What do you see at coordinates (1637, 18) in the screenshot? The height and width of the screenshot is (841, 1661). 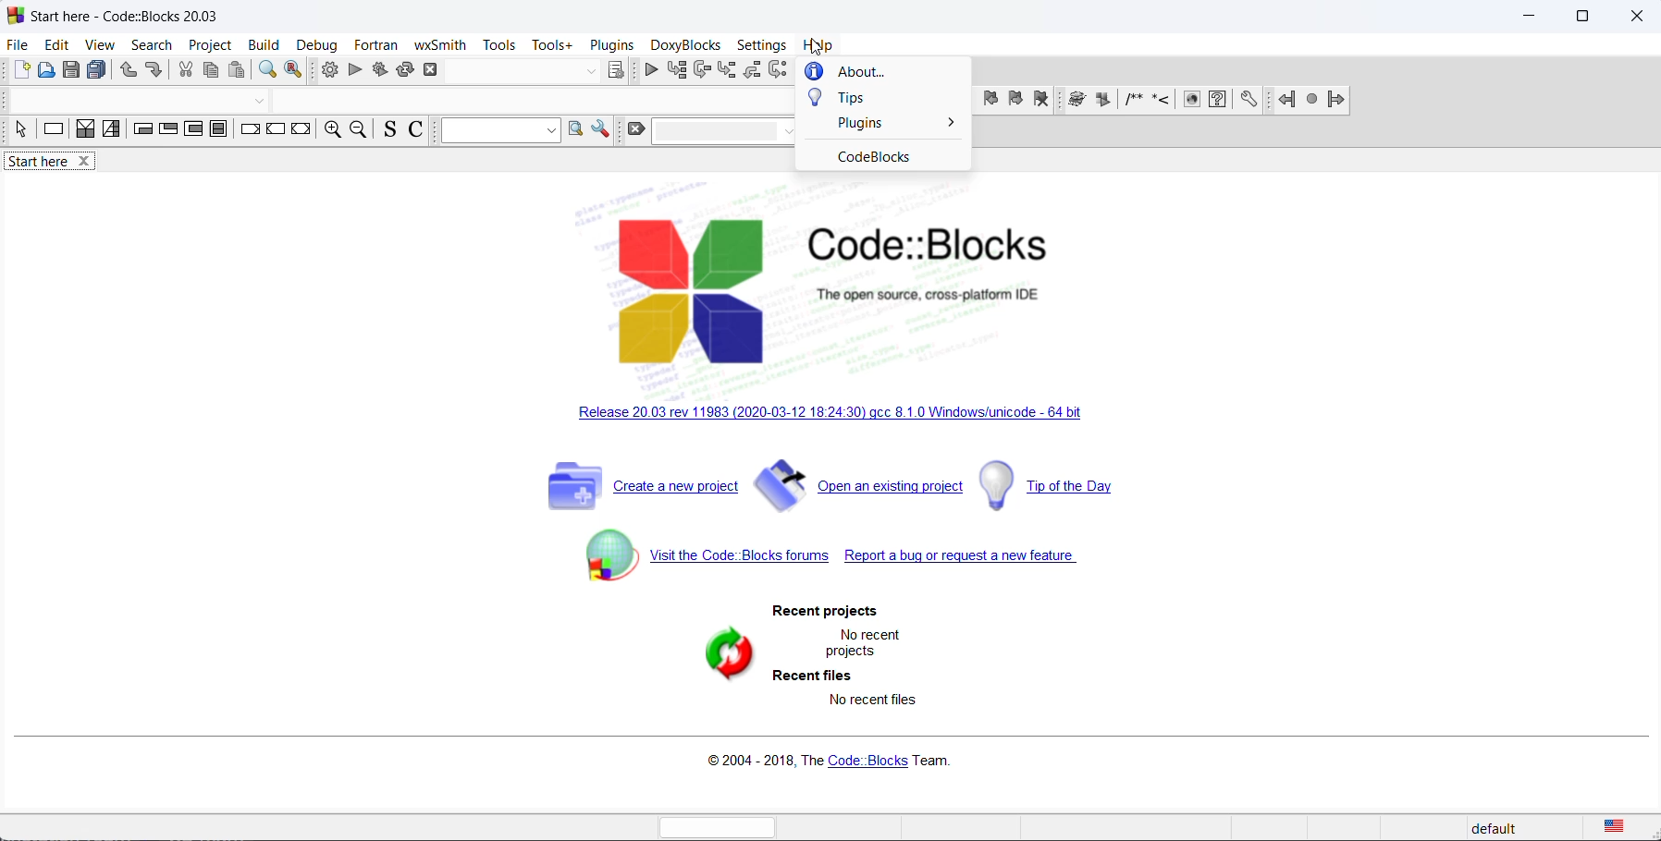 I see `close` at bounding box center [1637, 18].